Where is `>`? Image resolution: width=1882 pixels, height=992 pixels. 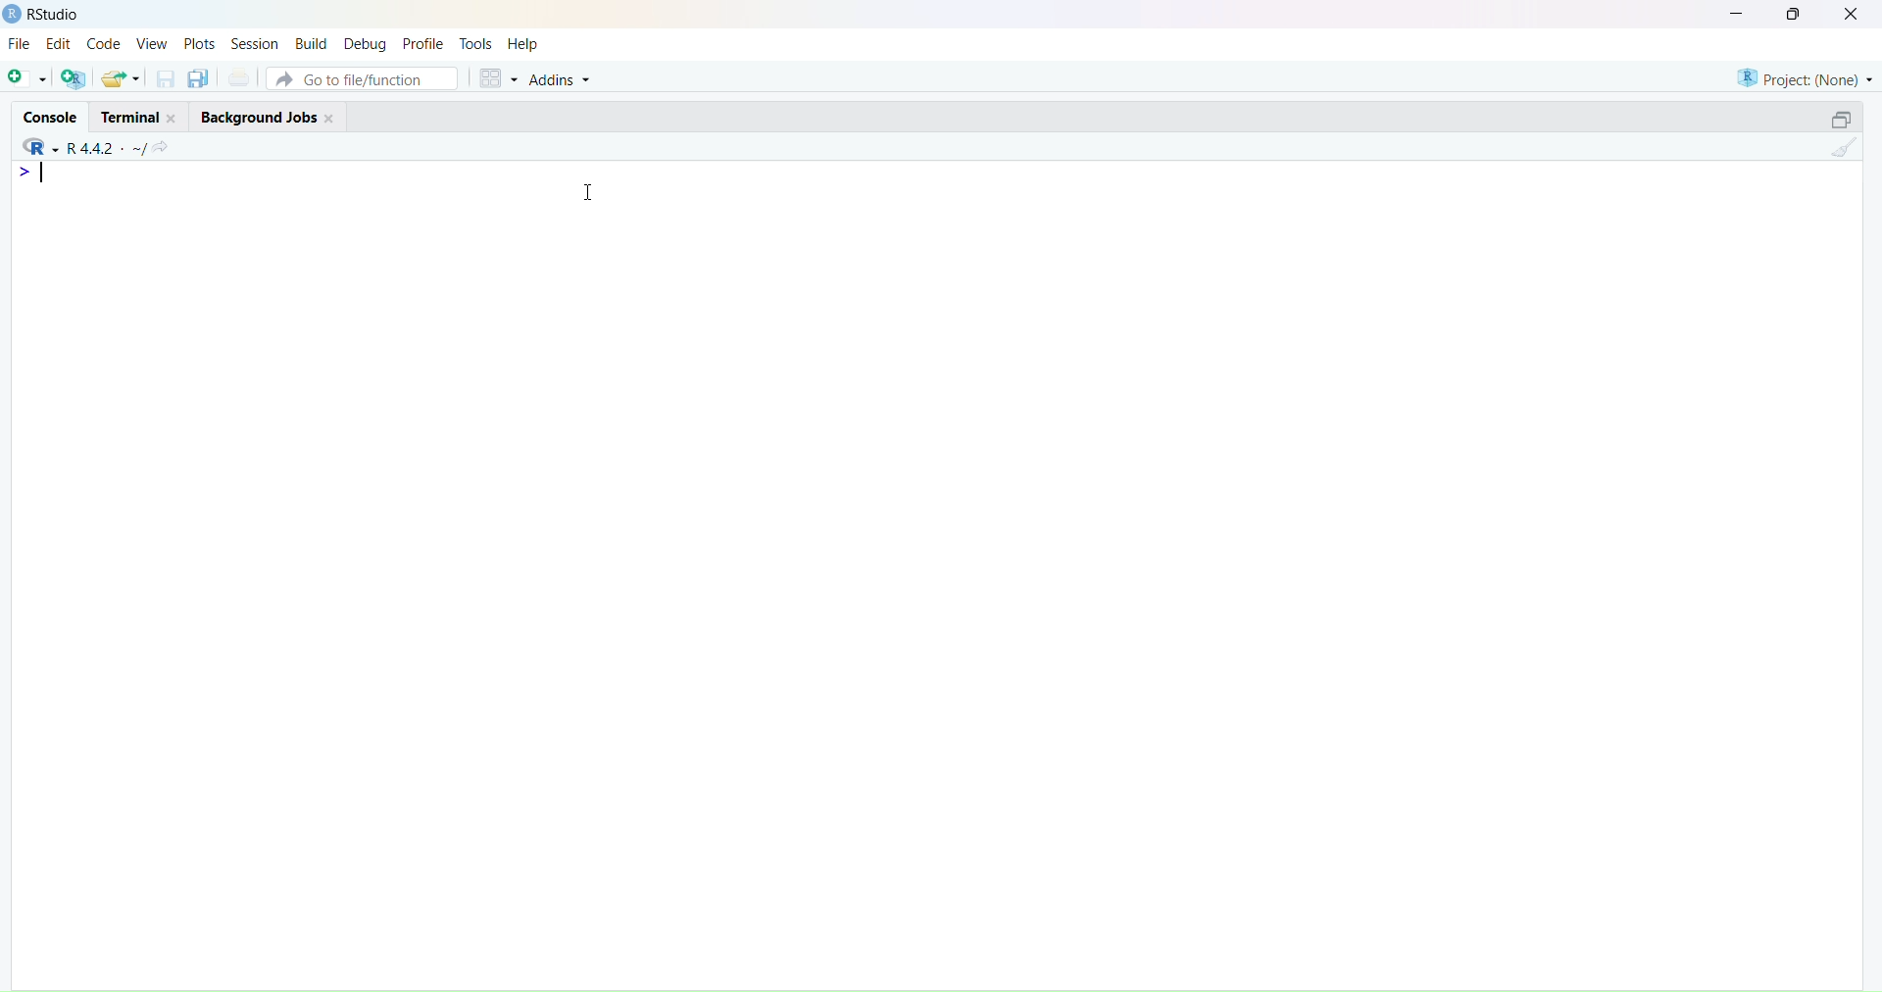 > is located at coordinates (27, 173).